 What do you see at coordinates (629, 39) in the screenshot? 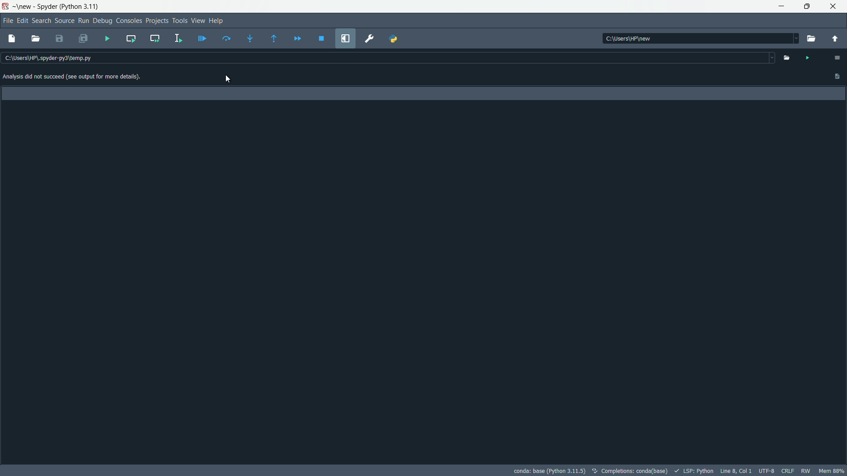
I see `c:\users\hp\new` at bounding box center [629, 39].